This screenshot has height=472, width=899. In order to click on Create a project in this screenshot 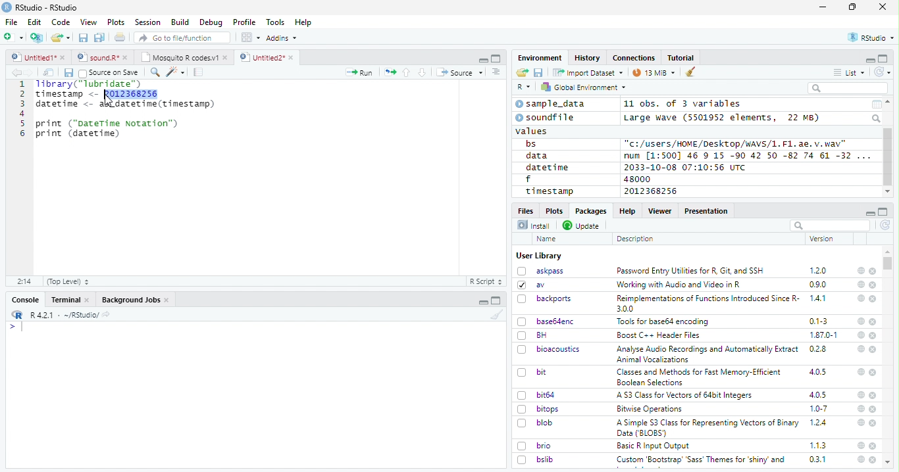, I will do `click(37, 37)`.